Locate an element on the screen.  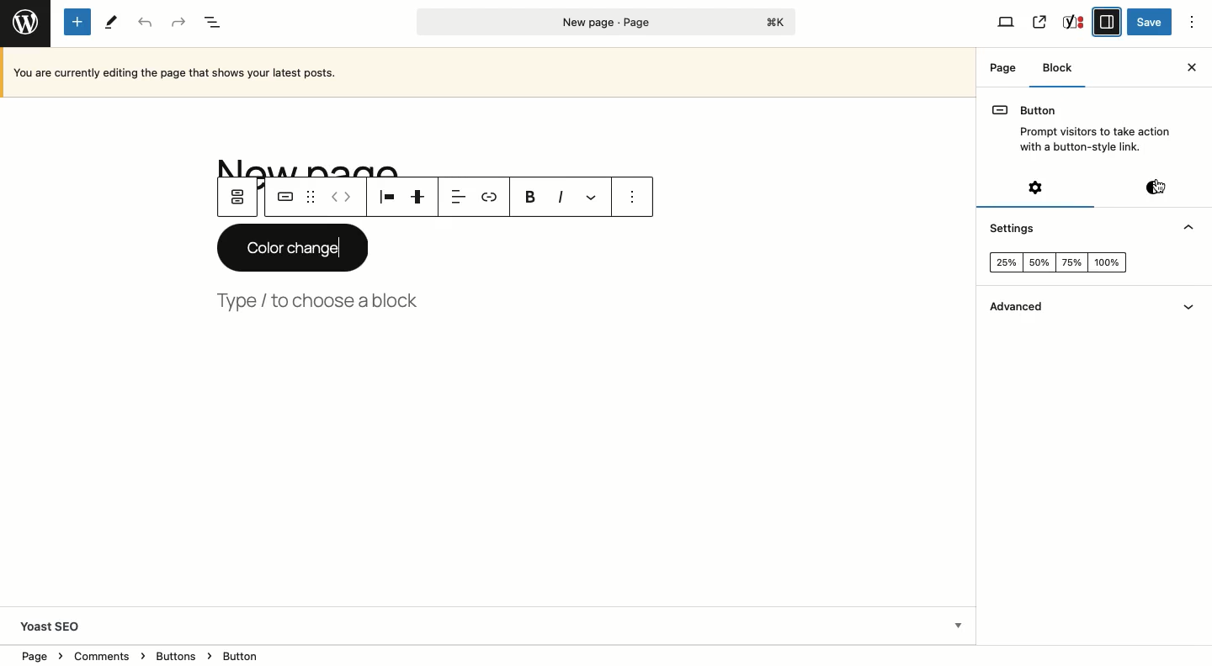
Sidebar is located at coordinates (1108, 21).